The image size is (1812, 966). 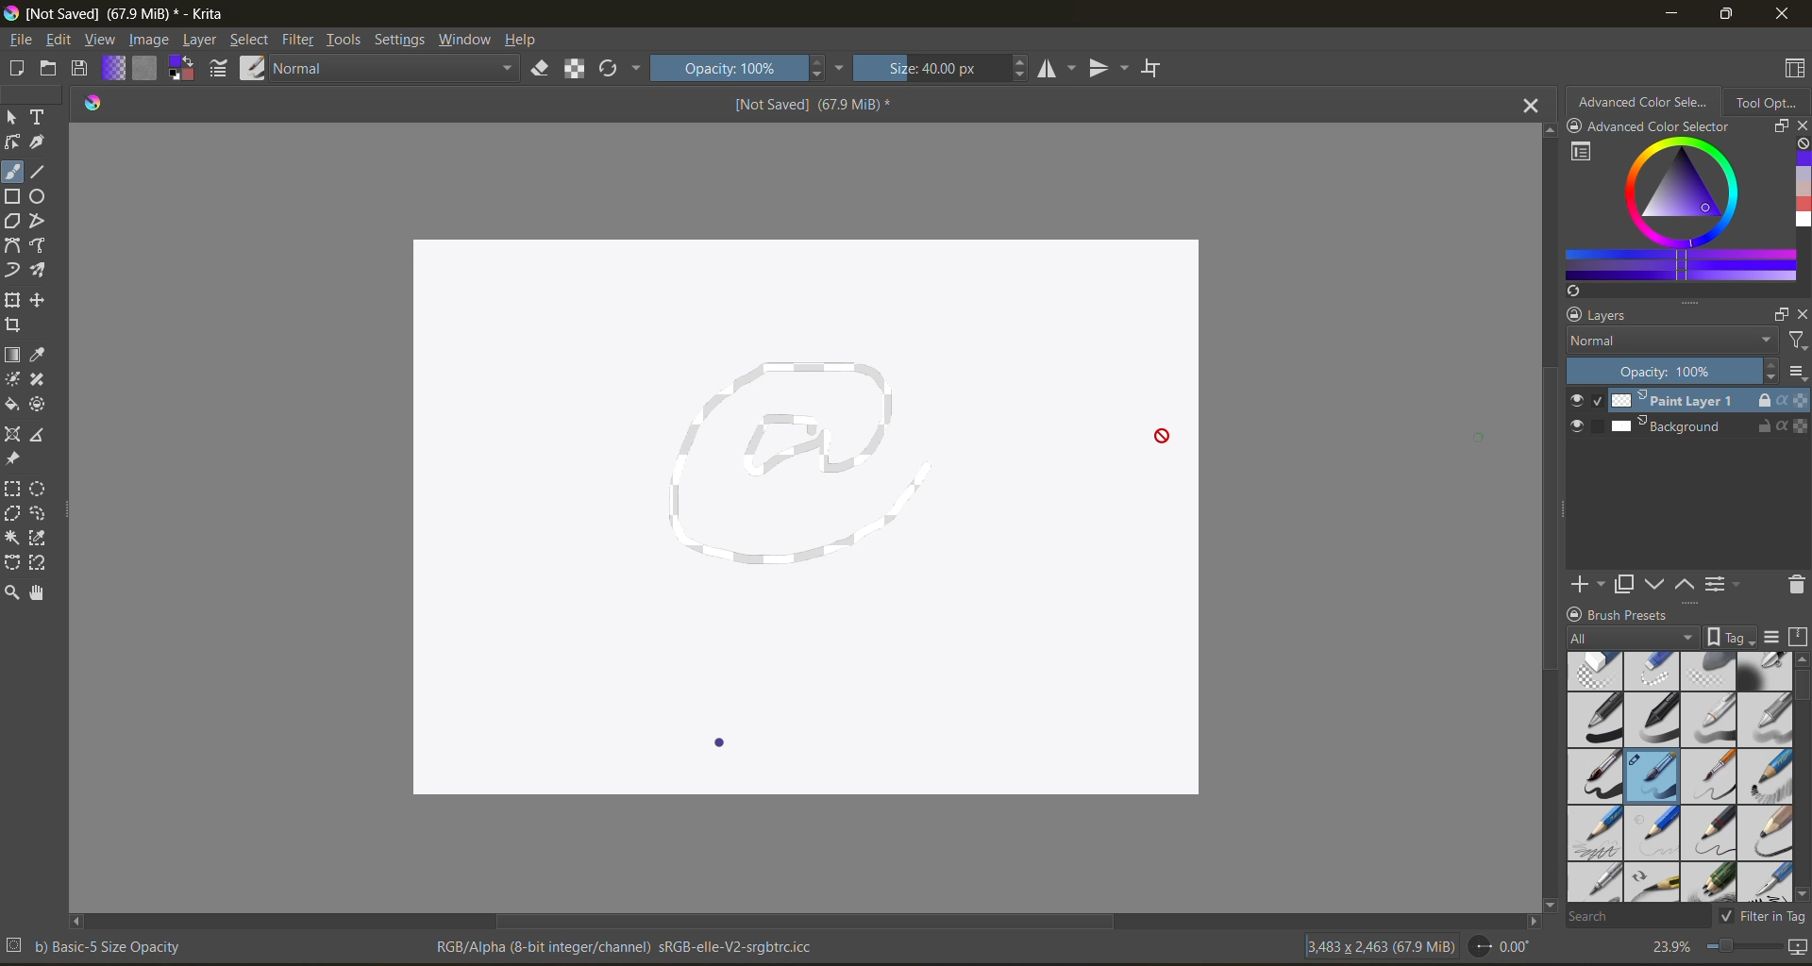 What do you see at coordinates (1574, 401) in the screenshot?
I see `visible` at bounding box center [1574, 401].